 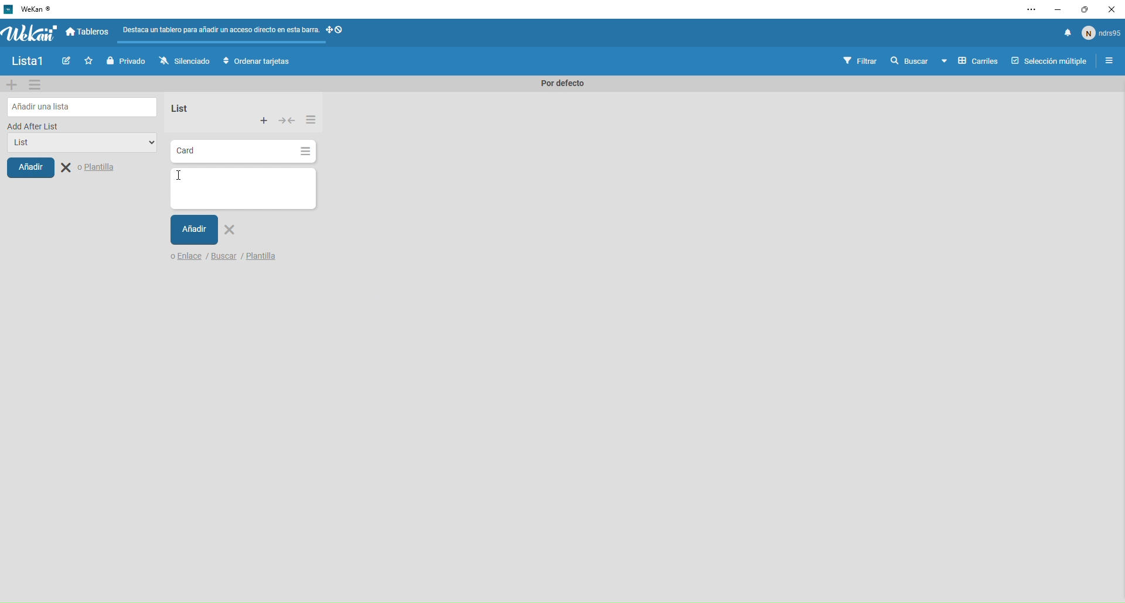 I want to click on Add a list, so click(x=83, y=107).